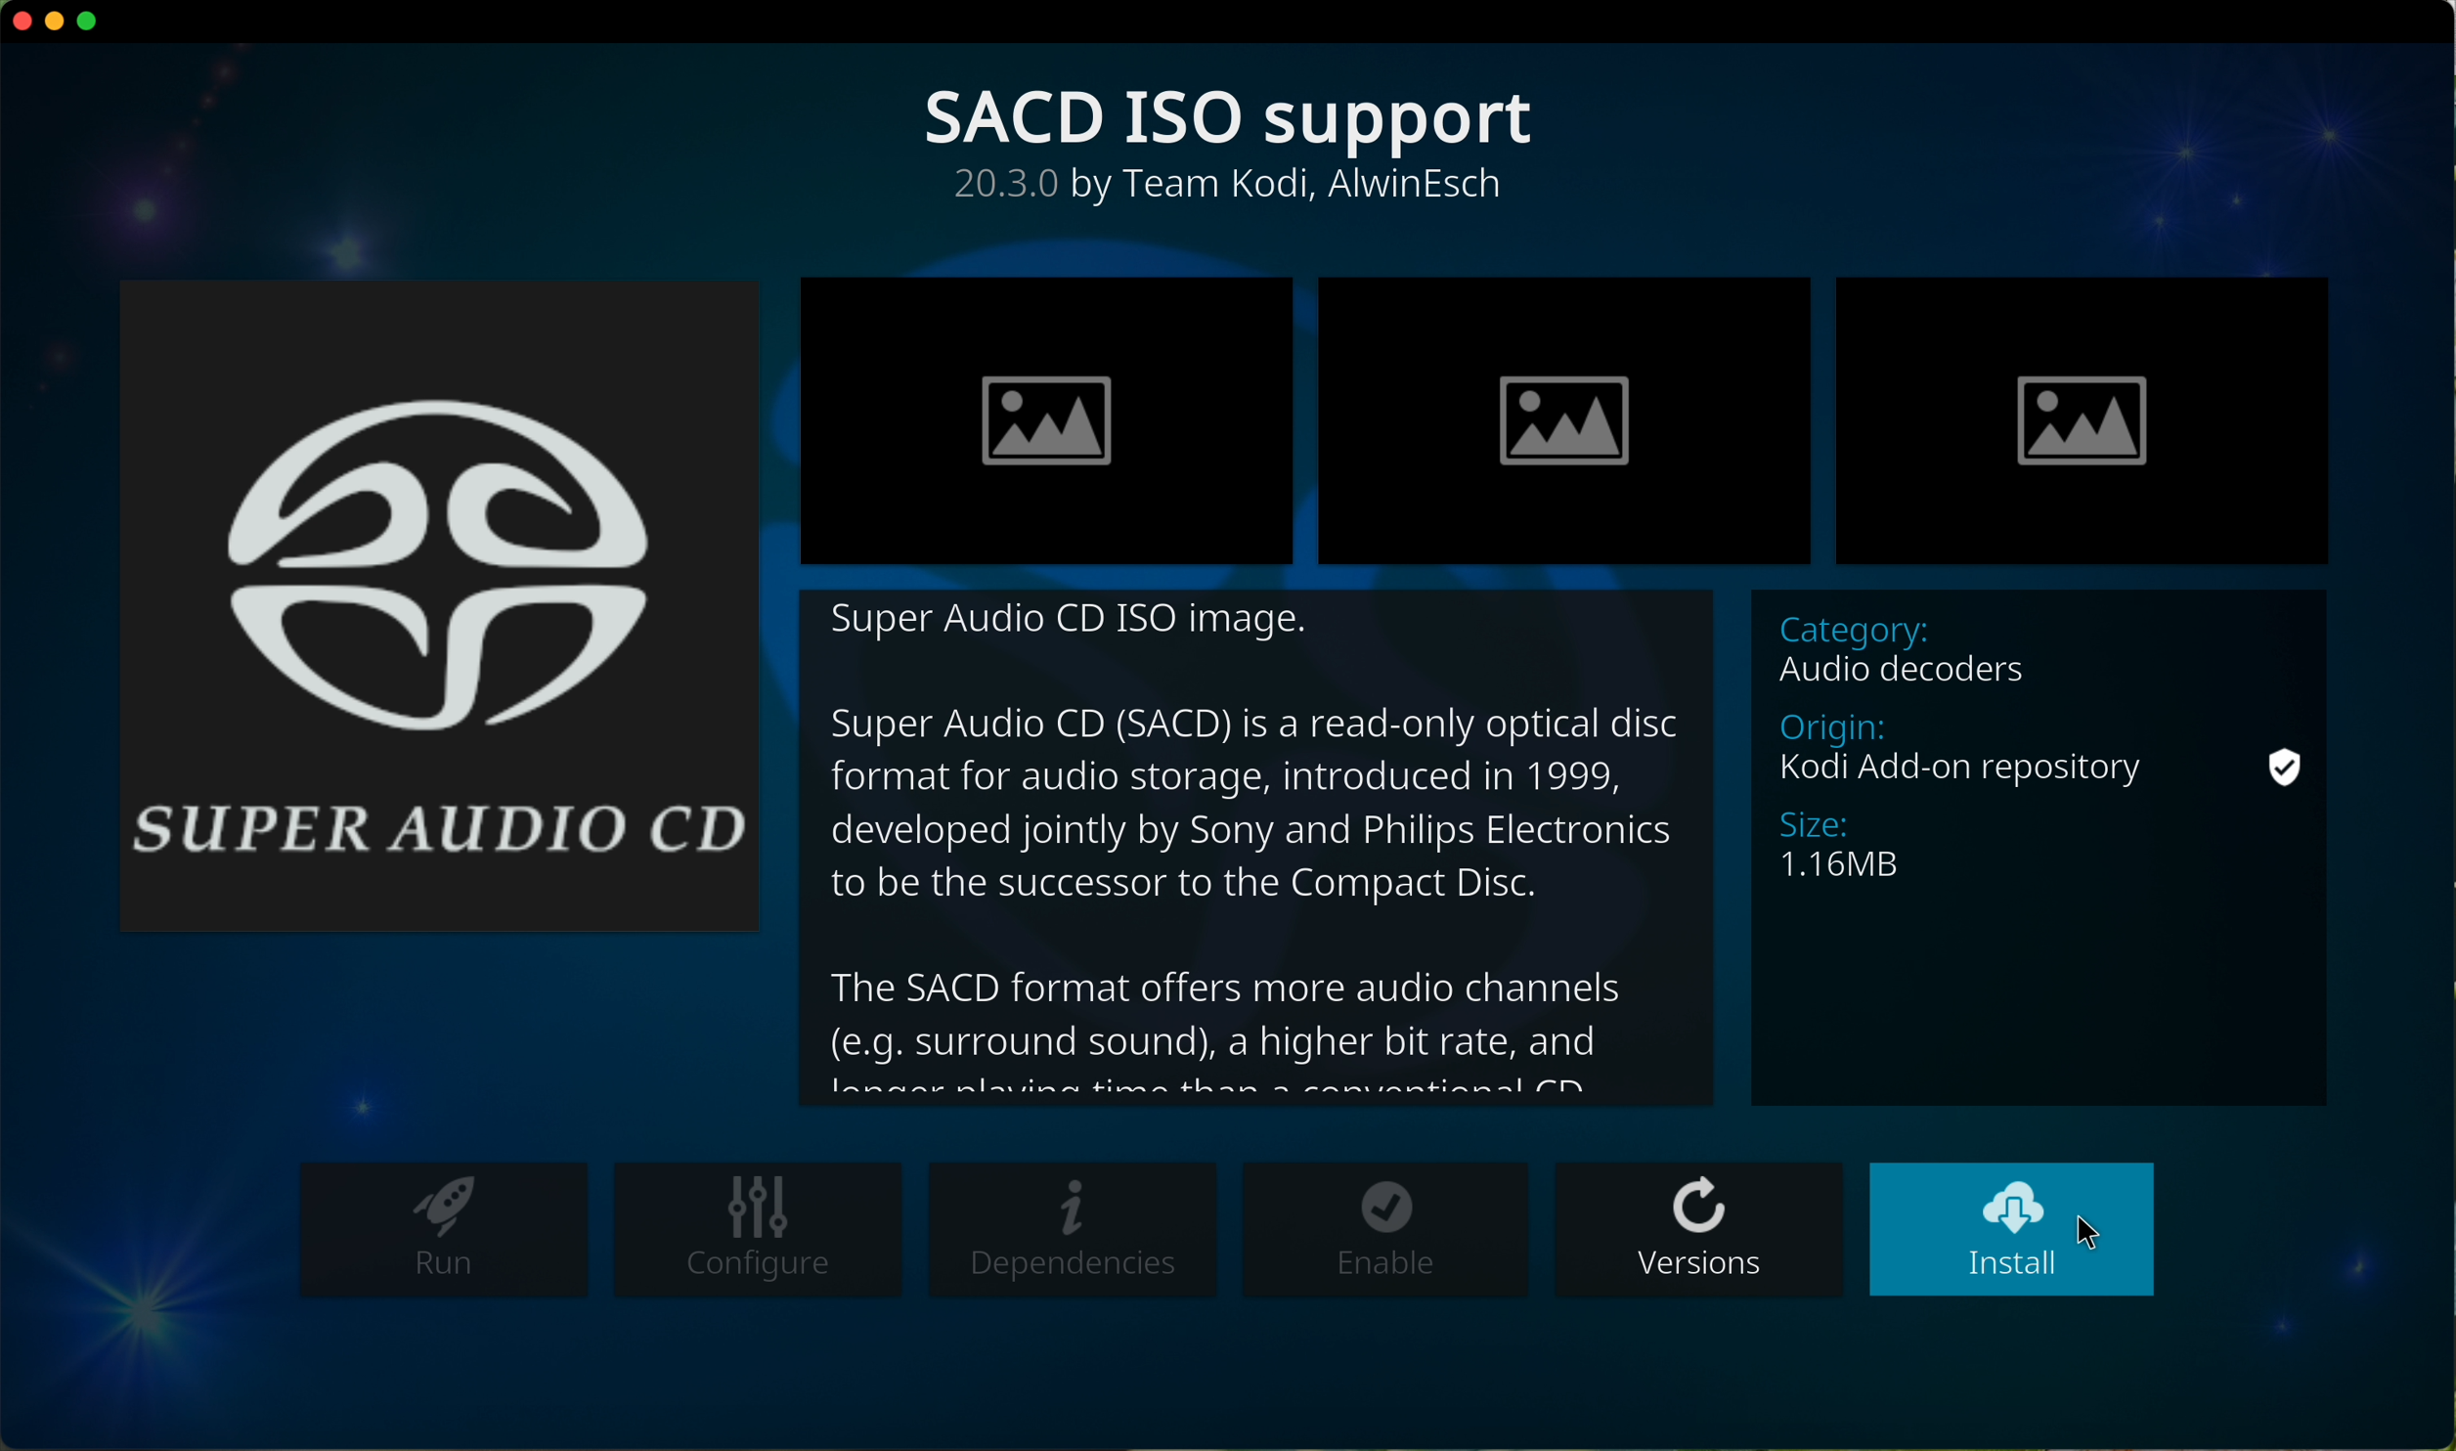 Image resolution: width=2456 pixels, height=1451 pixels. I want to click on cursor, so click(2093, 1230).